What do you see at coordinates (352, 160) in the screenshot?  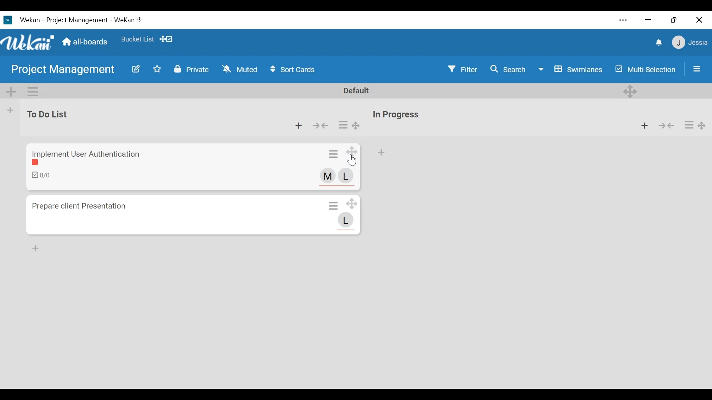 I see `Cursor` at bounding box center [352, 160].